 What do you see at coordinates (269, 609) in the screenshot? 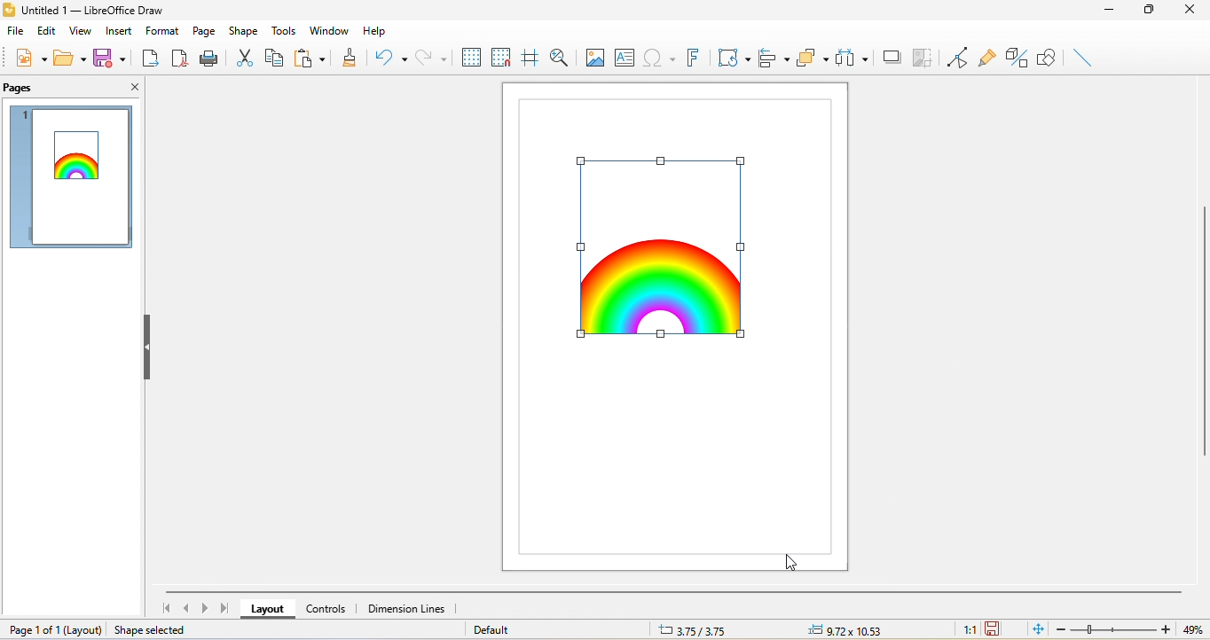
I see `layout` at bounding box center [269, 609].